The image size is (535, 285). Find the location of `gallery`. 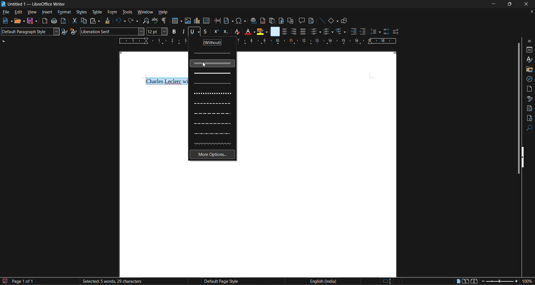

gallery is located at coordinates (529, 70).